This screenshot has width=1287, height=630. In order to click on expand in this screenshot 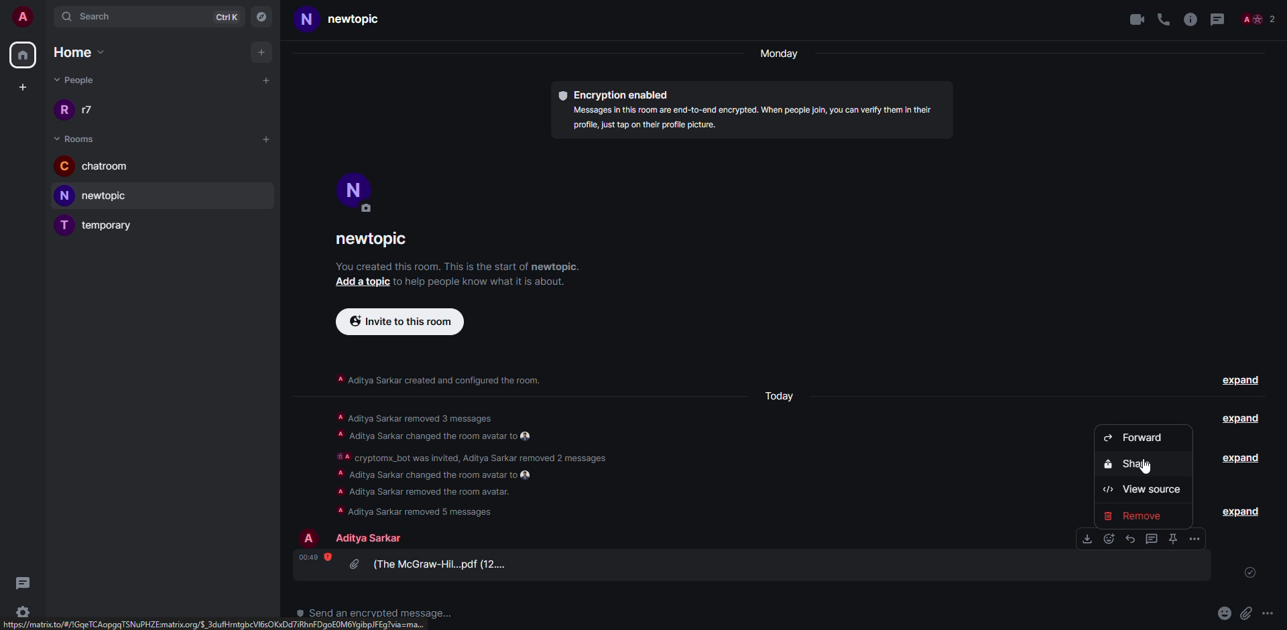, I will do `click(1240, 418)`.